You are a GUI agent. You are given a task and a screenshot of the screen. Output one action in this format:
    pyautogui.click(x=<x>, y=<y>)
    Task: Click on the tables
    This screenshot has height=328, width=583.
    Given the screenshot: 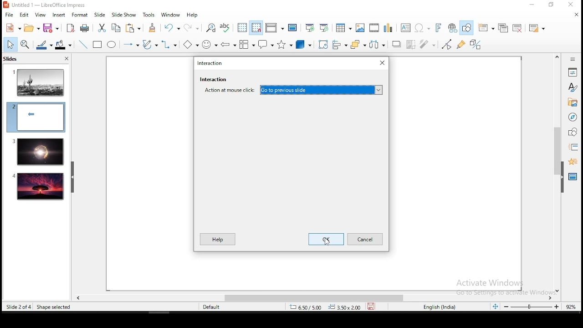 What is the action you would take?
    pyautogui.click(x=342, y=27)
    